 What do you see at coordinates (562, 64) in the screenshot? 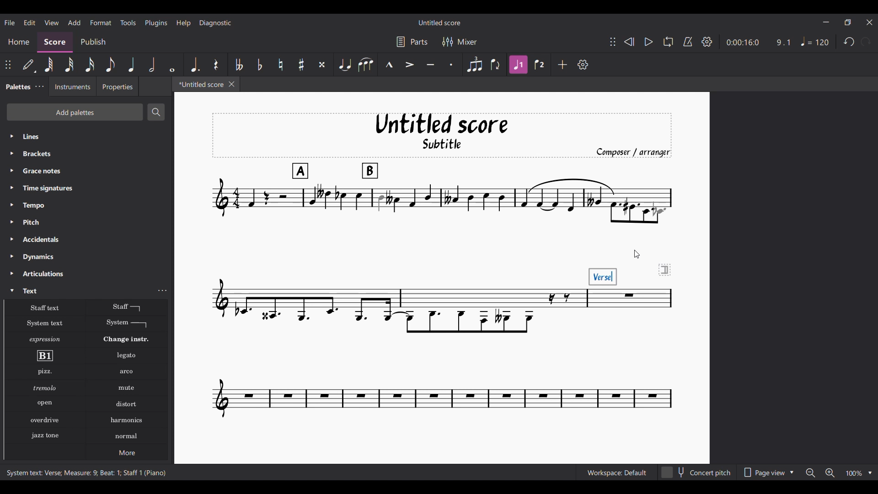
I see `Add` at bounding box center [562, 64].